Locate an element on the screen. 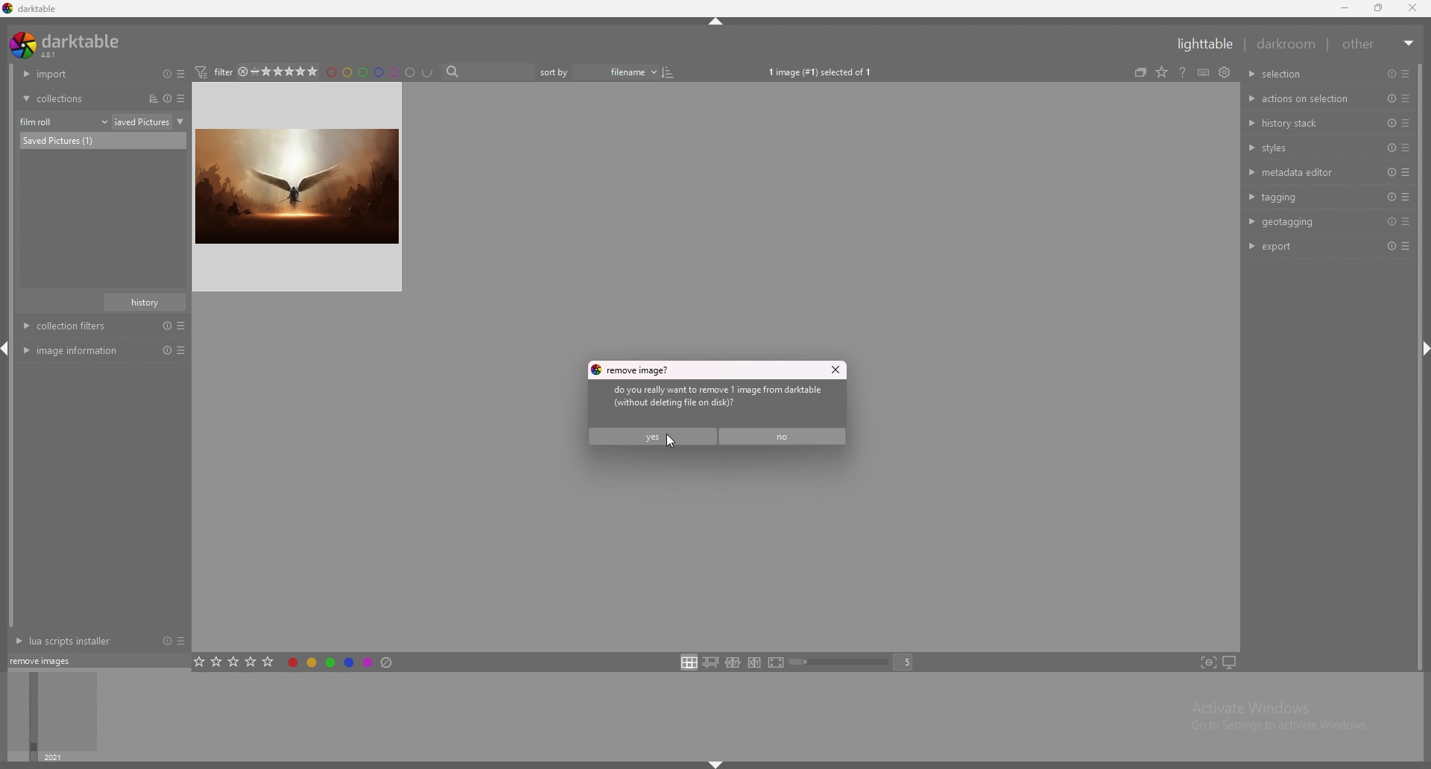 The image size is (1431, 769). hide is located at coordinates (715, 24).